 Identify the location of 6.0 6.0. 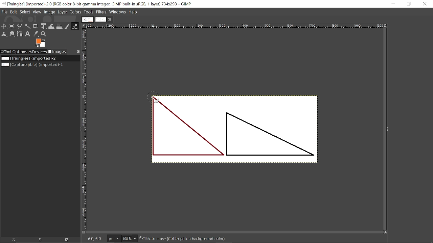
(96, 239).